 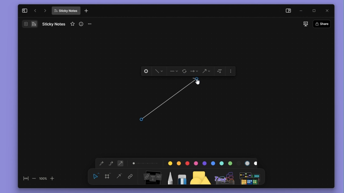 I want to click on stroke style, so click(x=146, y=71).